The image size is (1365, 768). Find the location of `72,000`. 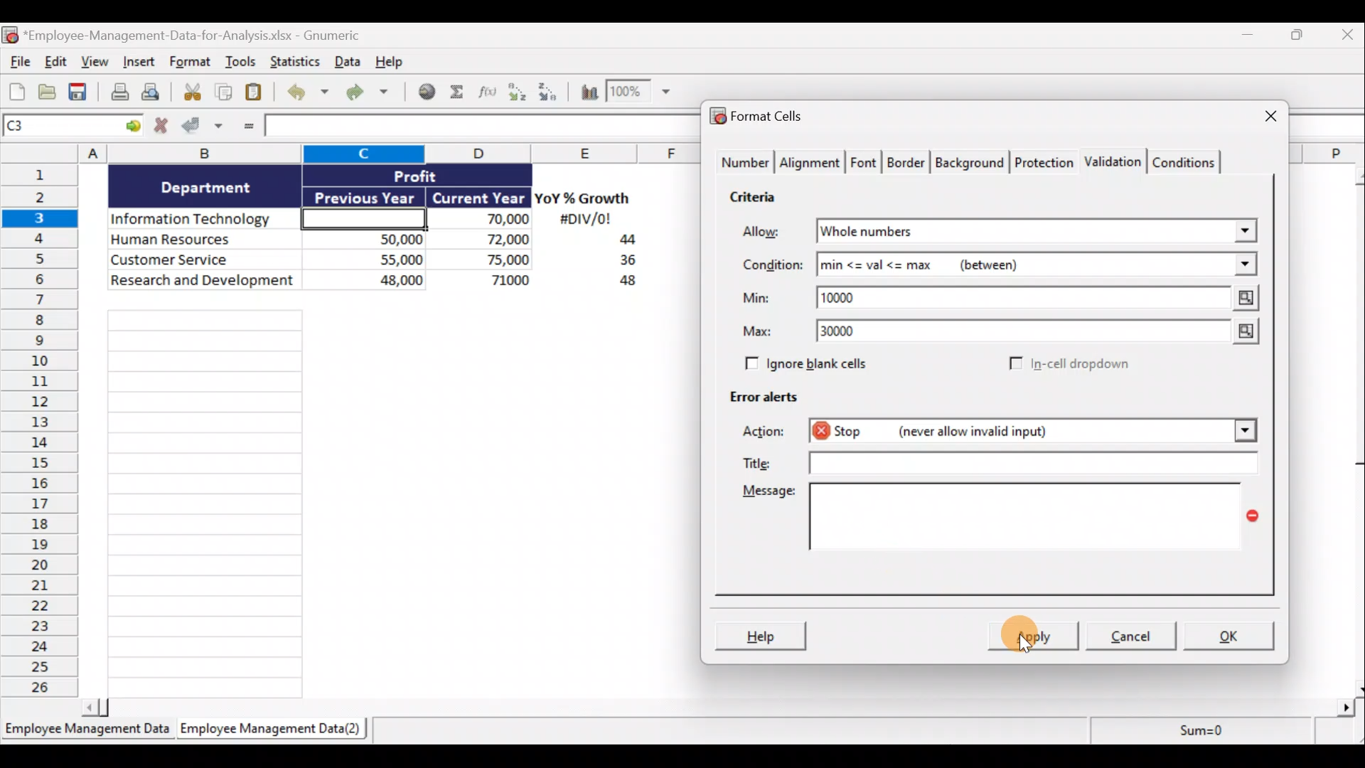

72,000 is located at coordinates (486, 240).